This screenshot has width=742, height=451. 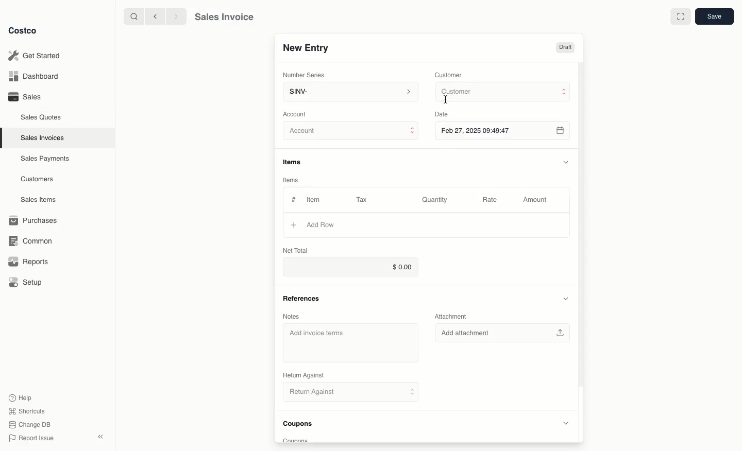 I want to click on Sales Invoice, so click(x=224, y=17).